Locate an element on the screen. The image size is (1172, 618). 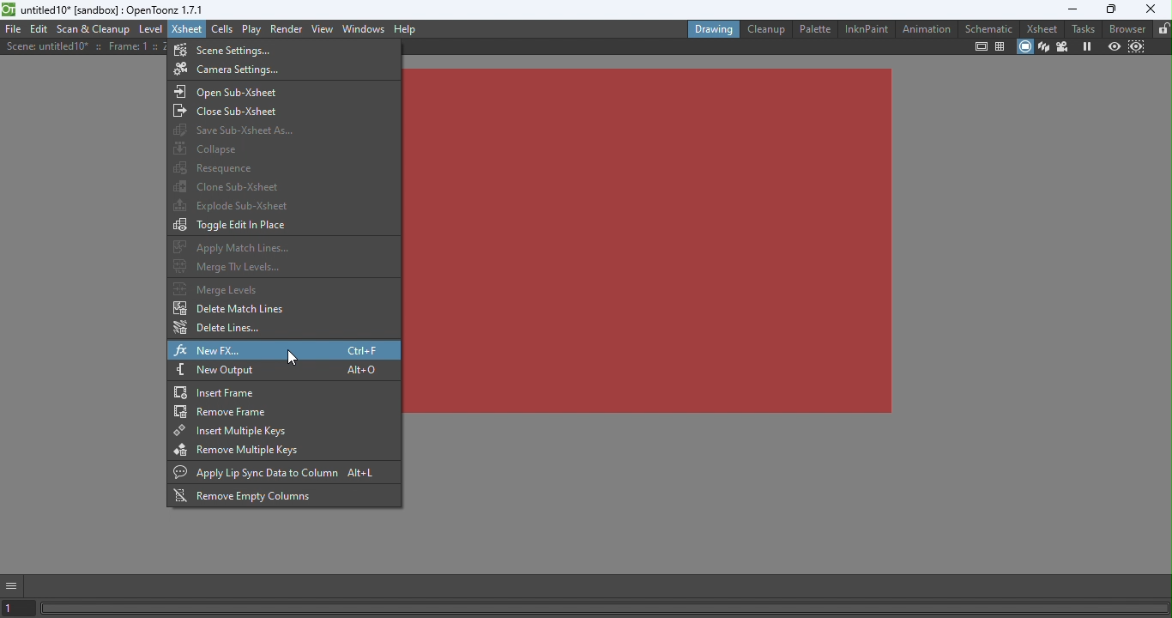
File is located at coordinates (13, 29).